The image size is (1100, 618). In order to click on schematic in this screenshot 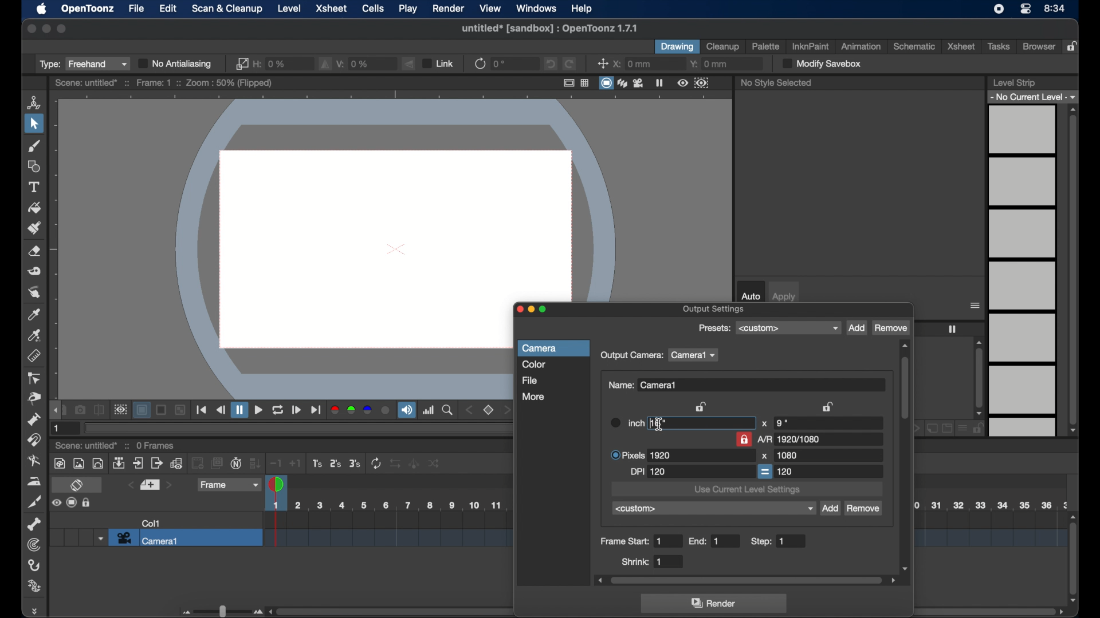, I will do `click(915, 46)`.